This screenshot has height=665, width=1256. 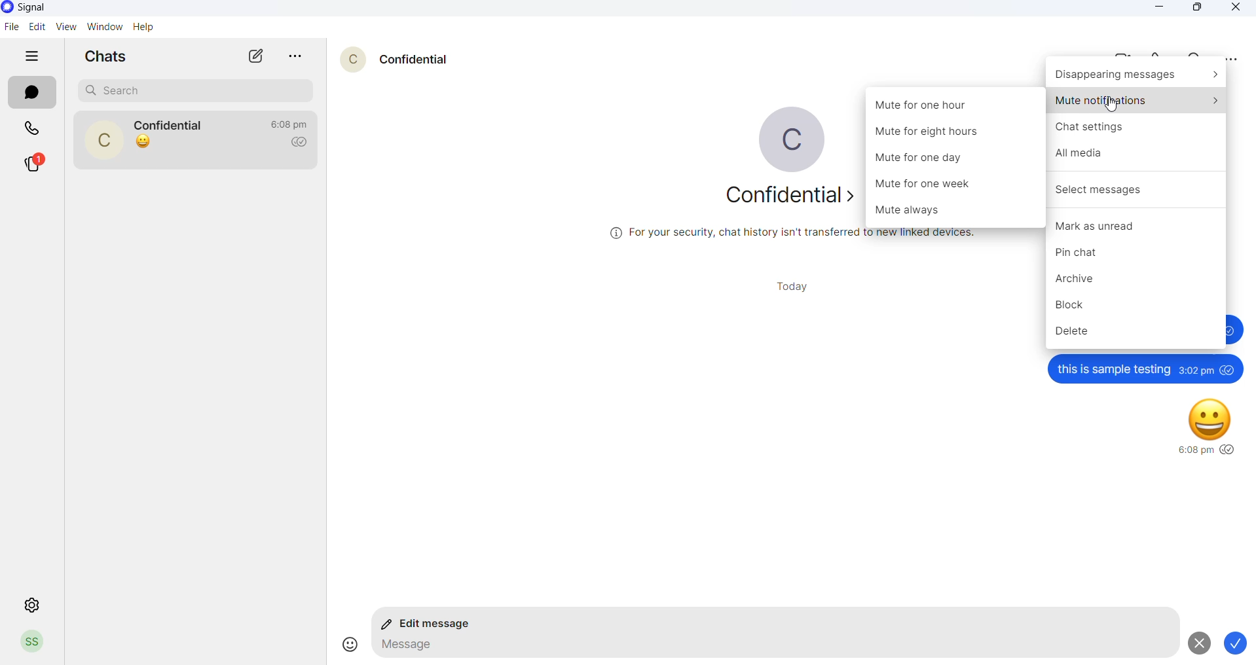 I want to click on stories, so click(x=34, y=162).